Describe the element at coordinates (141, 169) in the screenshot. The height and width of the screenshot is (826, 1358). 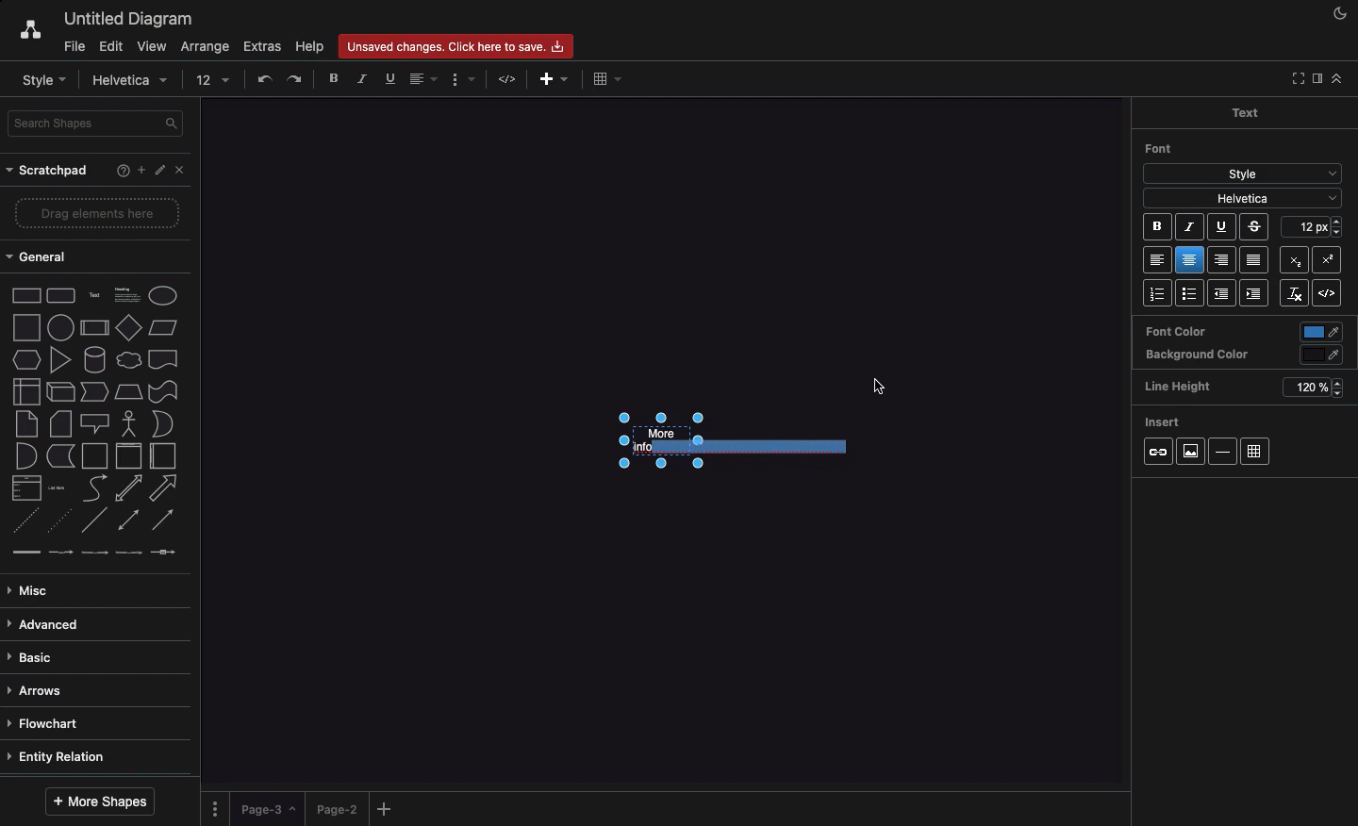
I see `Add` at that location.